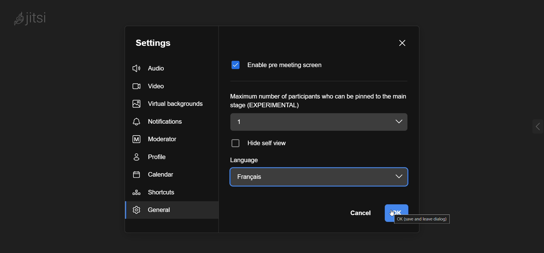 Image resolution: width=544 pixels, height=253 pixels. What do you see at coordinates (171, 104) in the screenshot?
I see `virtual background` at bounding box center [171, 104].